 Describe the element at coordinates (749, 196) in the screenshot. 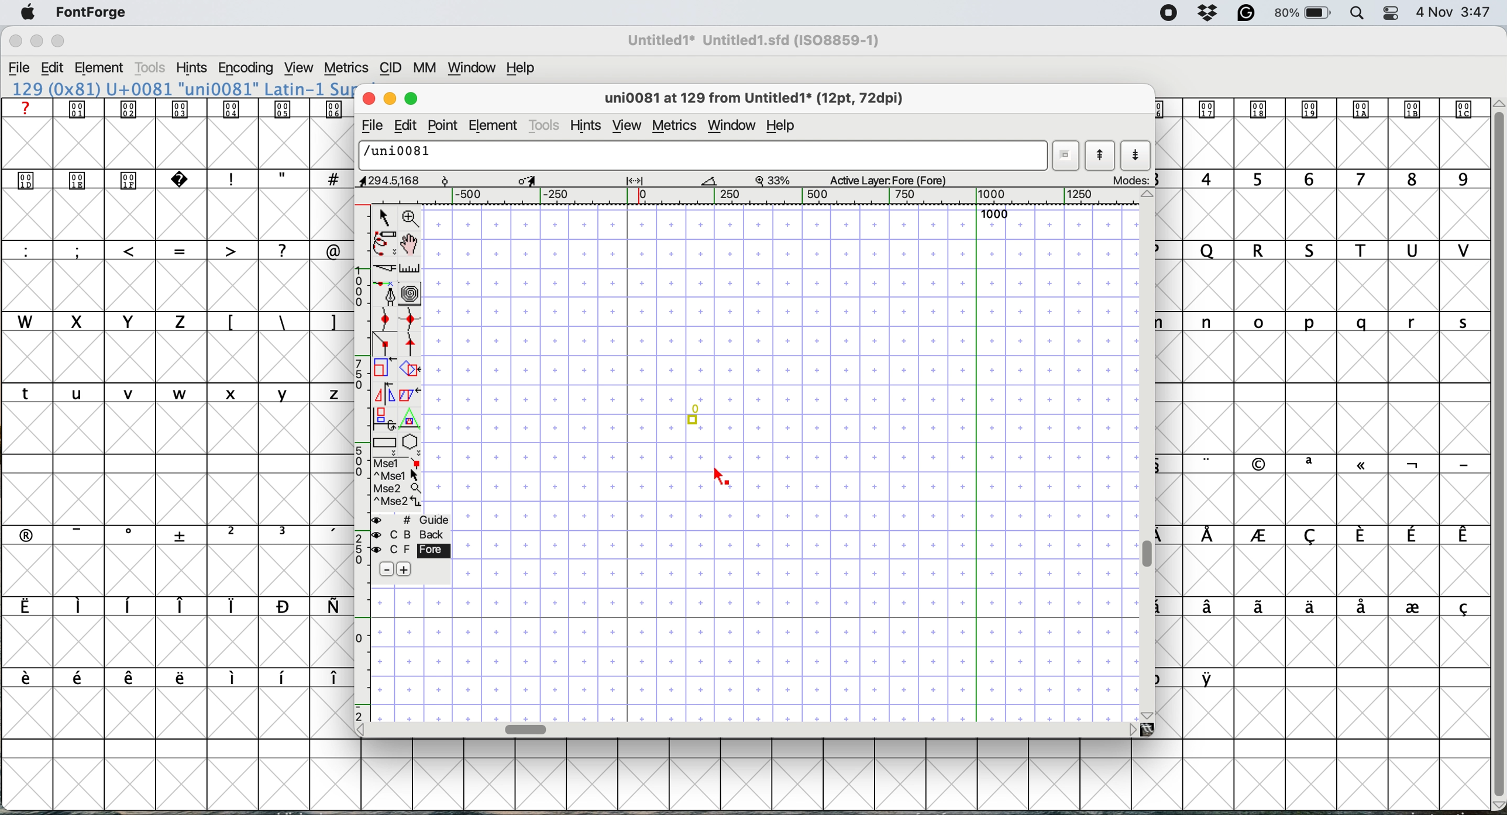

I see `Horizontal Scale` at that location.